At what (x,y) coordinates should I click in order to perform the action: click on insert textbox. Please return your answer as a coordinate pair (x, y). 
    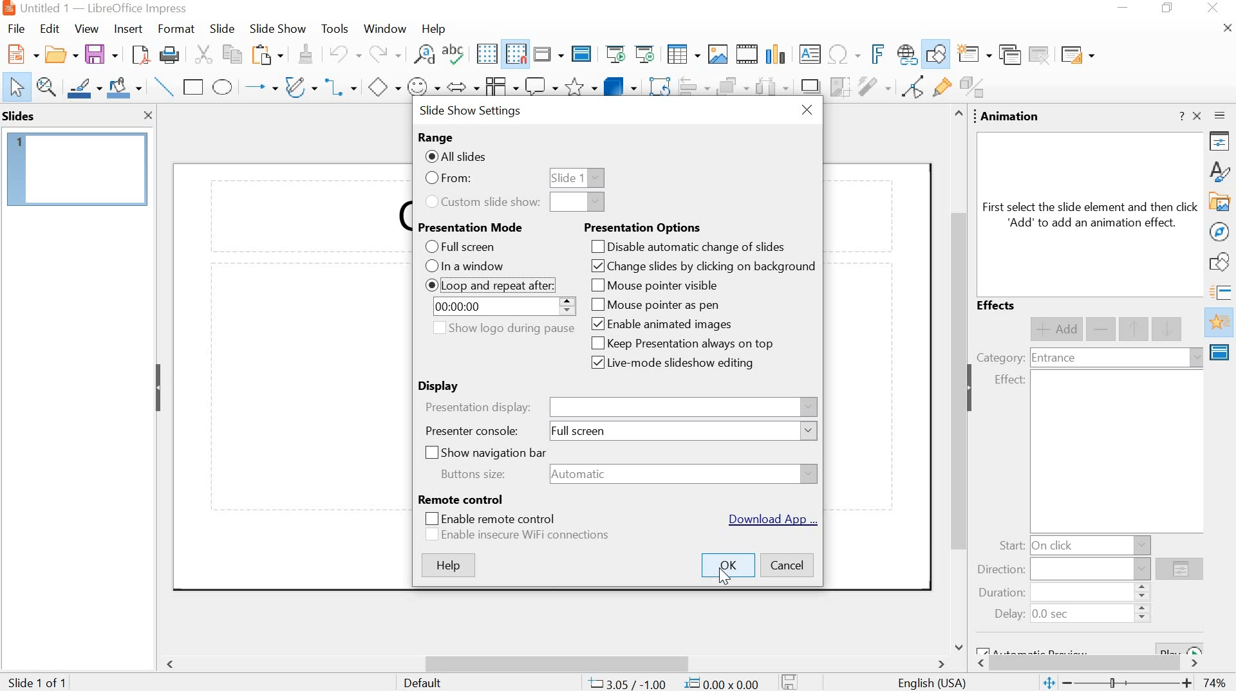
    Looking at the image, I should click on (810, 54).